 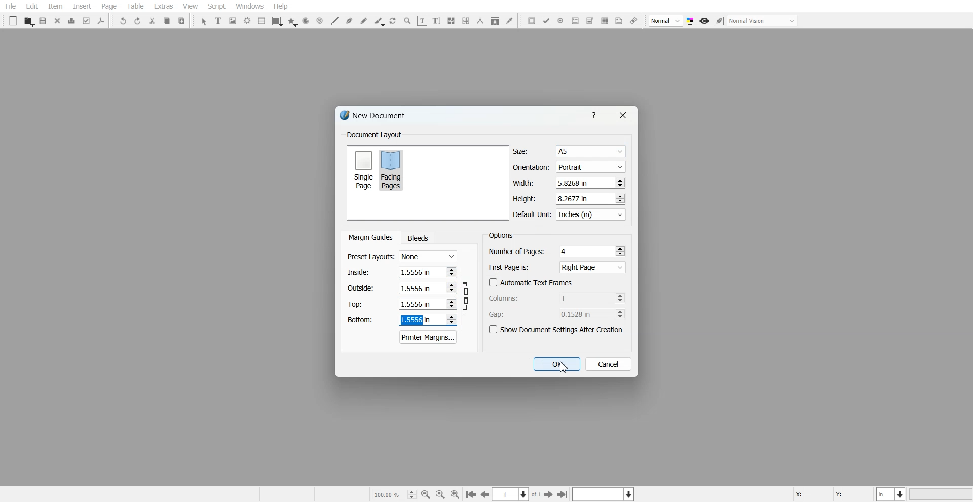 What do you see at coordinates (451, 304) in the screenshot?
I see `Increase and decrease No. ` at bounding box center [451, 304].